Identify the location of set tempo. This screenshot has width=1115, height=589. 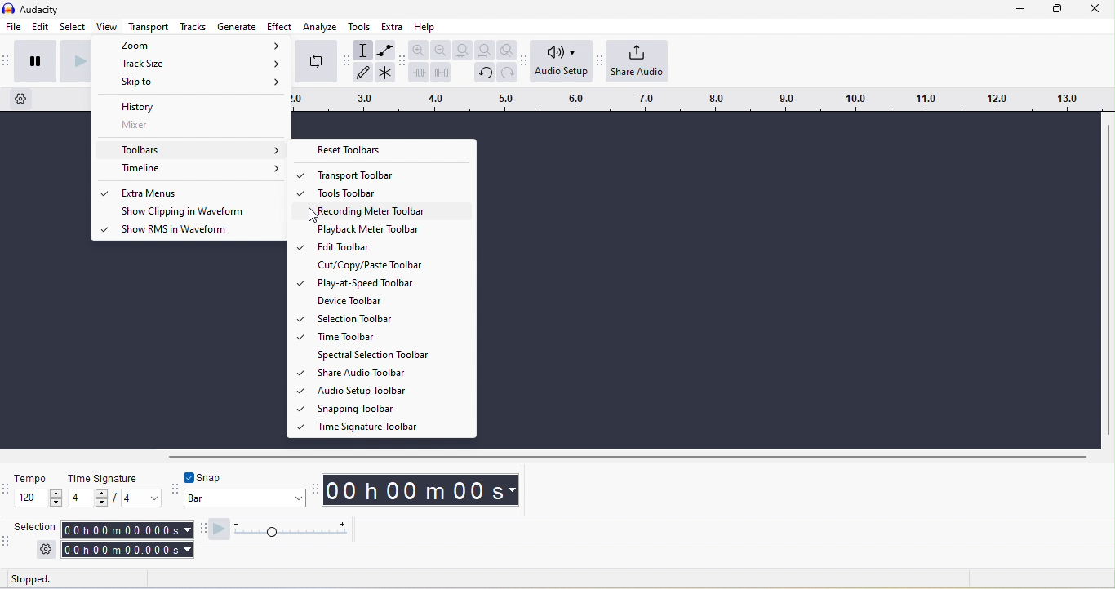
(38, 498).